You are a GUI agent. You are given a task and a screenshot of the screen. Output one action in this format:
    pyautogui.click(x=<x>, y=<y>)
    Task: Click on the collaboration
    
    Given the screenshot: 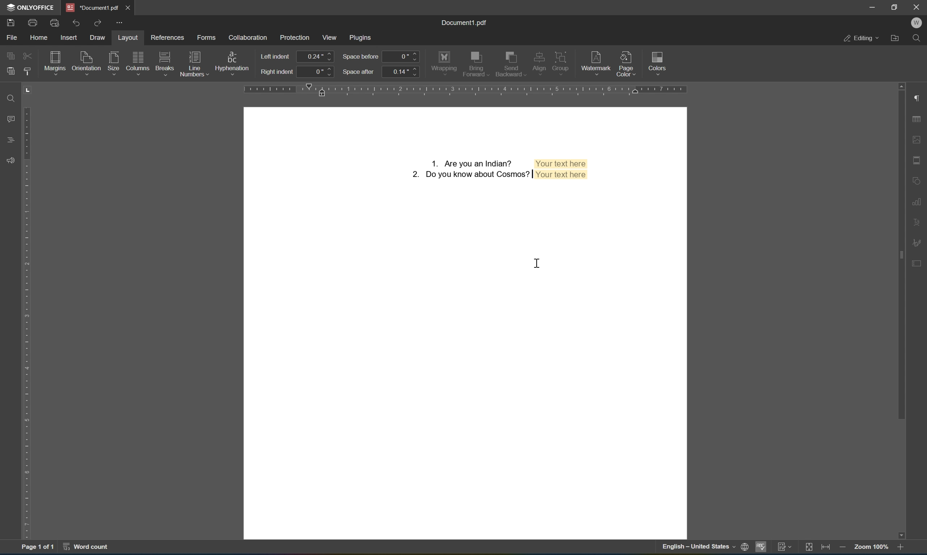 What is the action you would take?
    pyautogui.click(x=250, y=37)
    